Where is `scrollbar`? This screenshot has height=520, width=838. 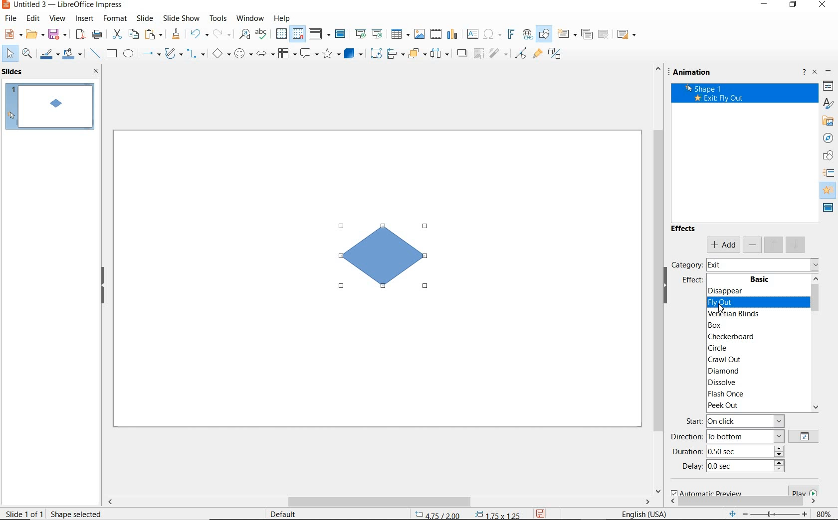 scrollbar is located at coordinates (383, 500).